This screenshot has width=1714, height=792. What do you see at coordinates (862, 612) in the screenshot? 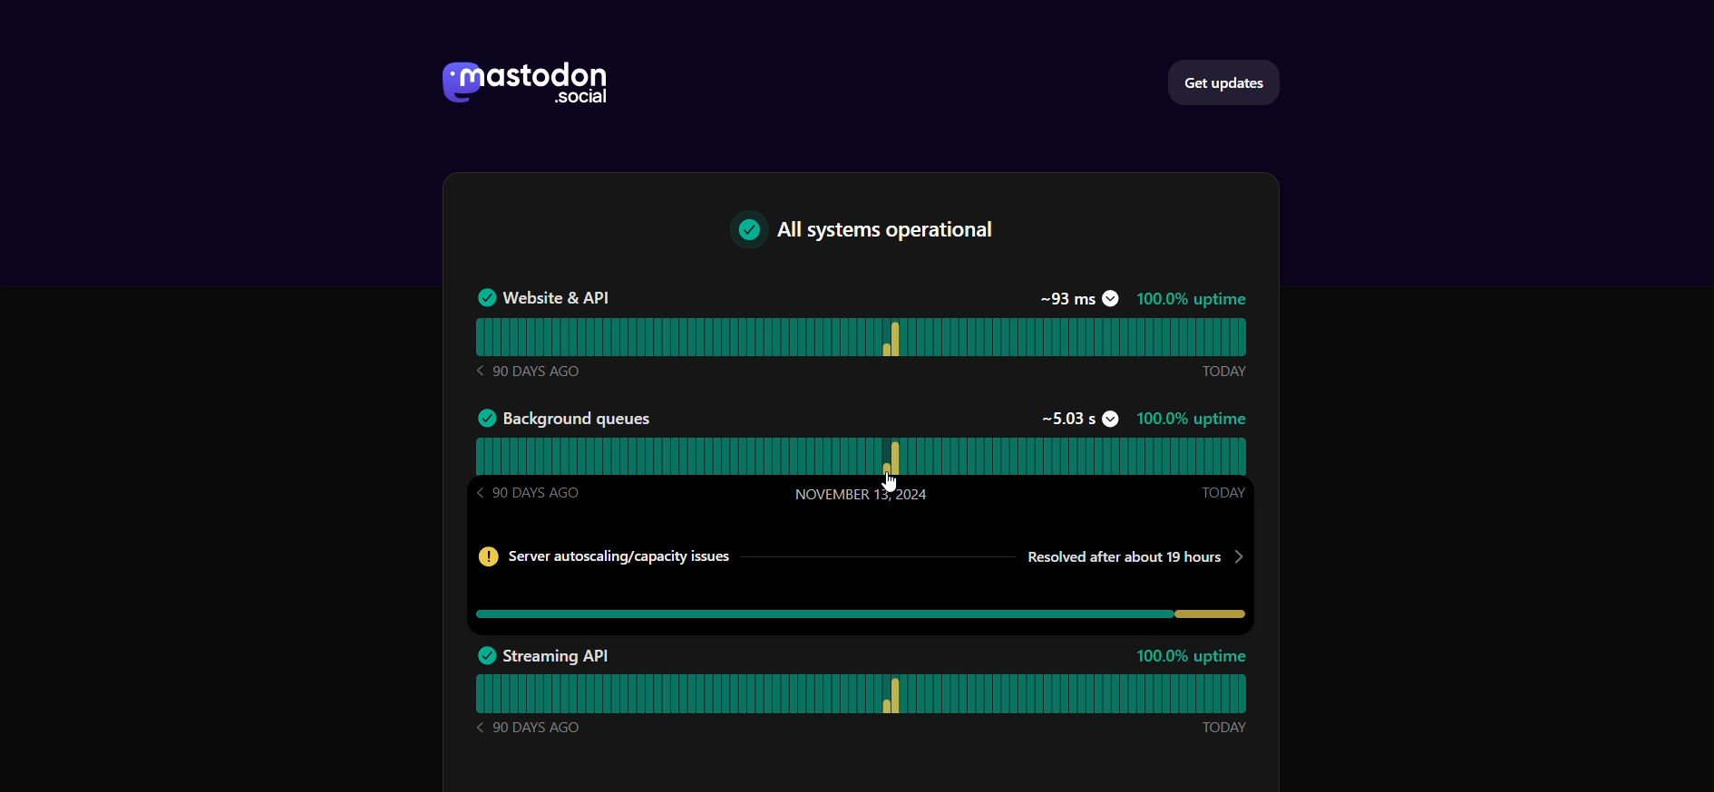
I see `issues in background queues` at bounding box center [862, 612].